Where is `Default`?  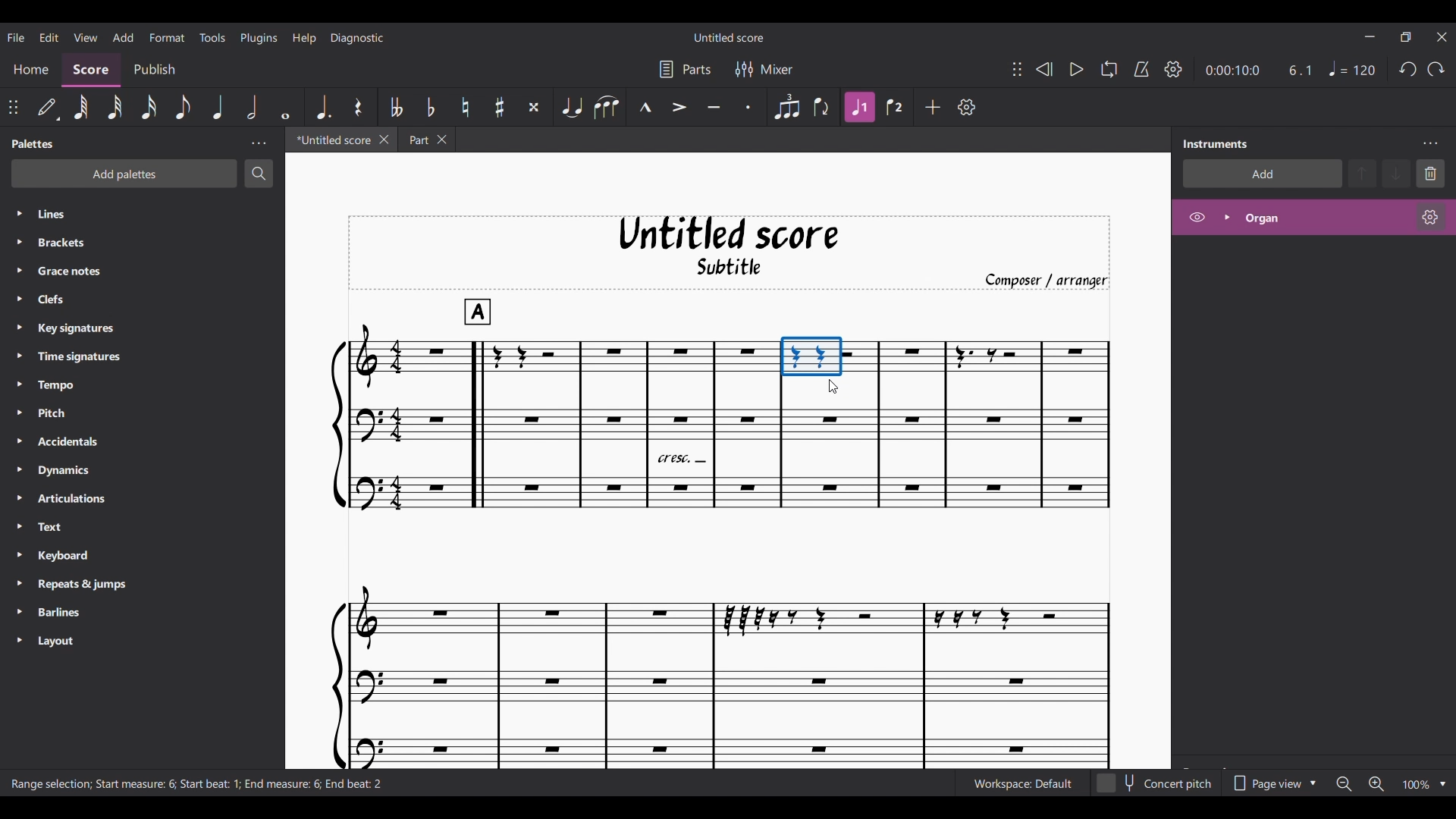
Default is located at coordinates (47, 106).